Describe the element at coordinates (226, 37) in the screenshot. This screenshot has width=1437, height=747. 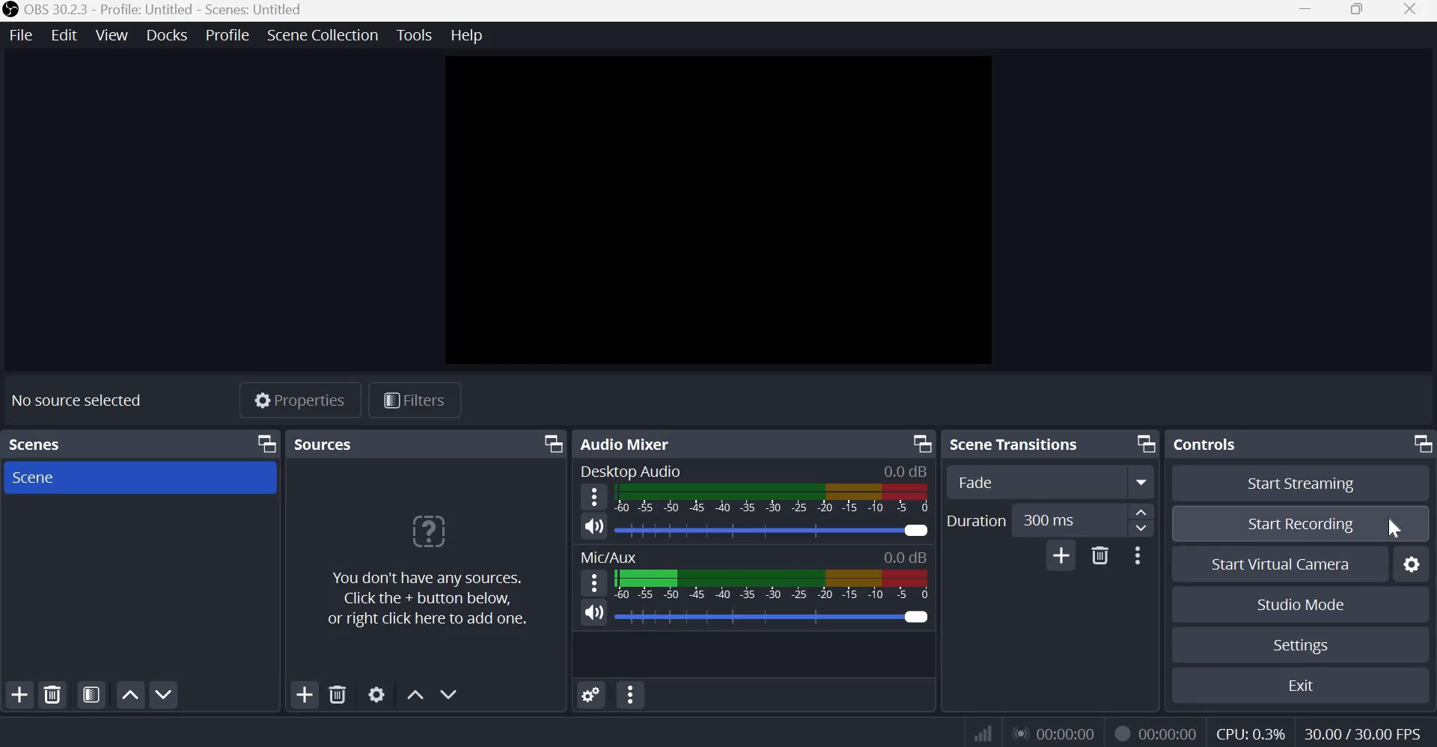
I see `Profile` at that location.